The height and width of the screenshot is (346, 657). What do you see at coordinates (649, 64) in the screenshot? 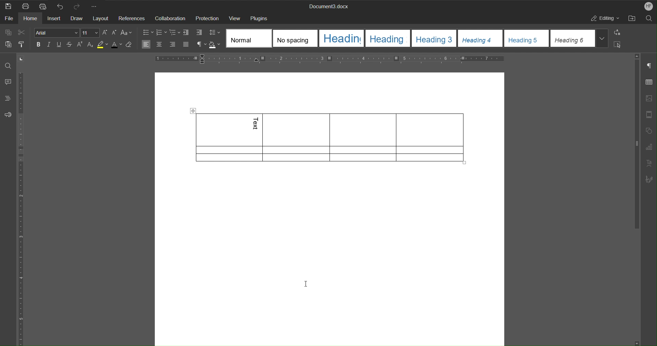
I see `Paragraph Settings` at bounding box center [649, 64].